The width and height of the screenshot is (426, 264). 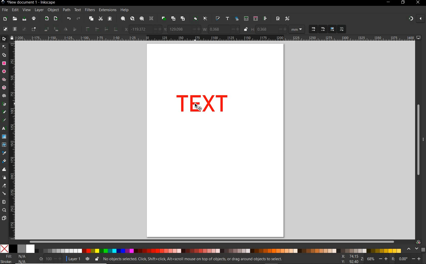 I want to click on OPEN FILE DIALOG, so click(x=15, y=19).